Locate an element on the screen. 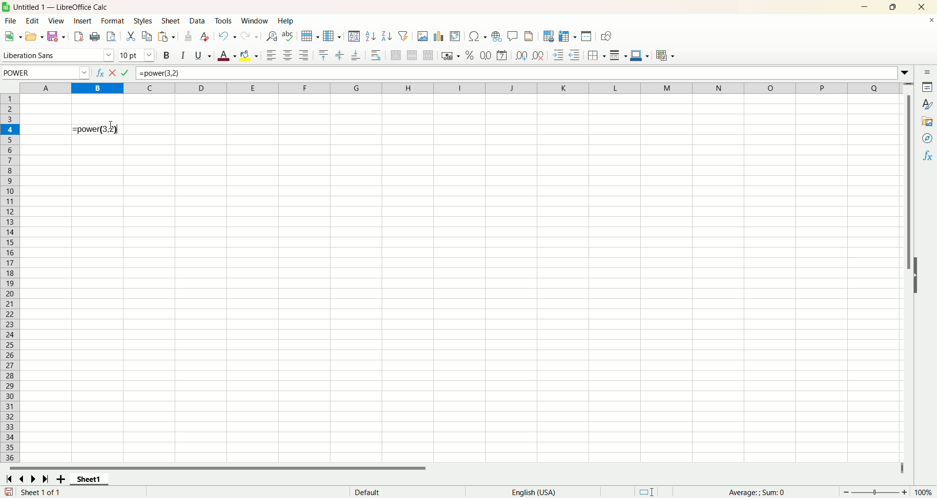  navigator is located at coordinates (928, 138).